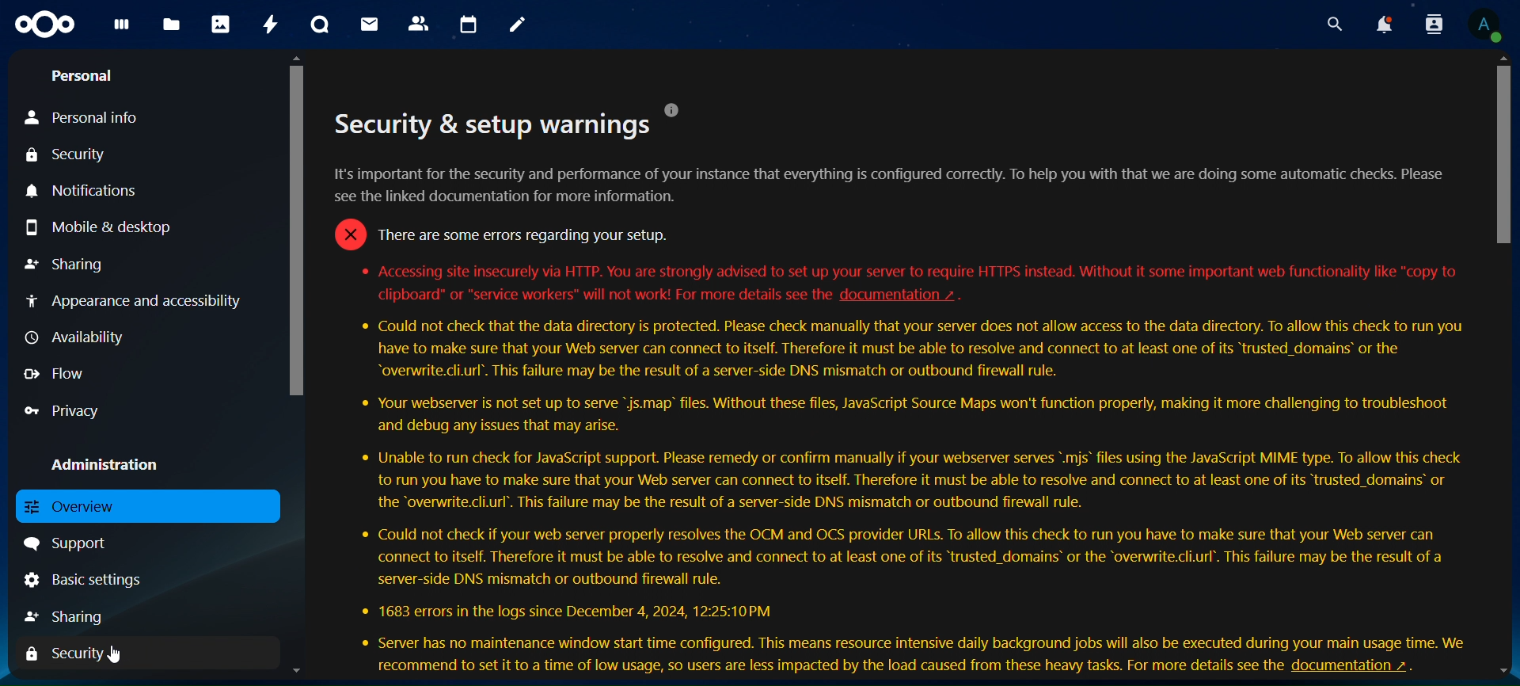  What do you see at coordinates (1335, 25) in the screenshot?
I see `search` at bounding box center [1335, 25].